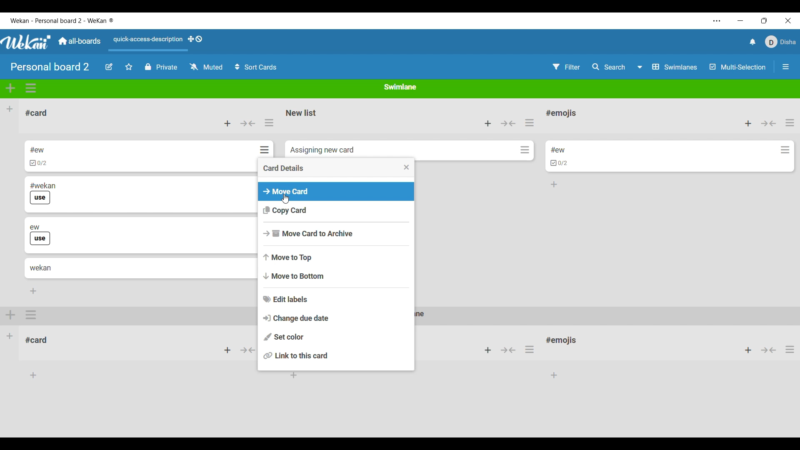 This screenshot has height=450, width=800. Describe the element at coordinates (33, 291) in the screenshot. I see `Add card to bottom of list` at that location.